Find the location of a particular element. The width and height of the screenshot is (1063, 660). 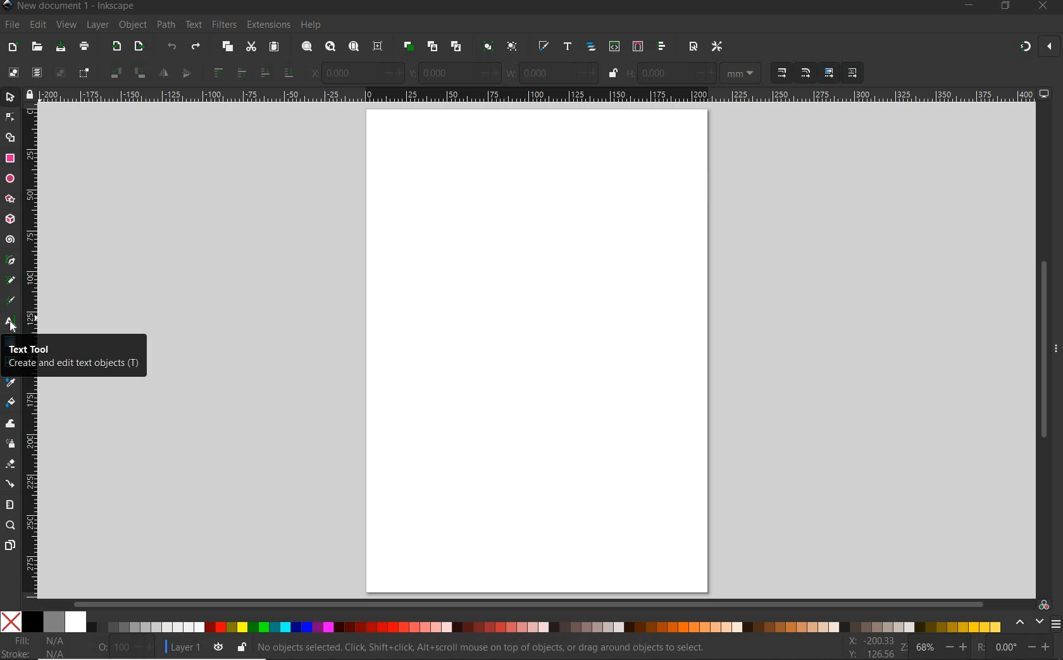

star tool is located at coordinates (10, 200).